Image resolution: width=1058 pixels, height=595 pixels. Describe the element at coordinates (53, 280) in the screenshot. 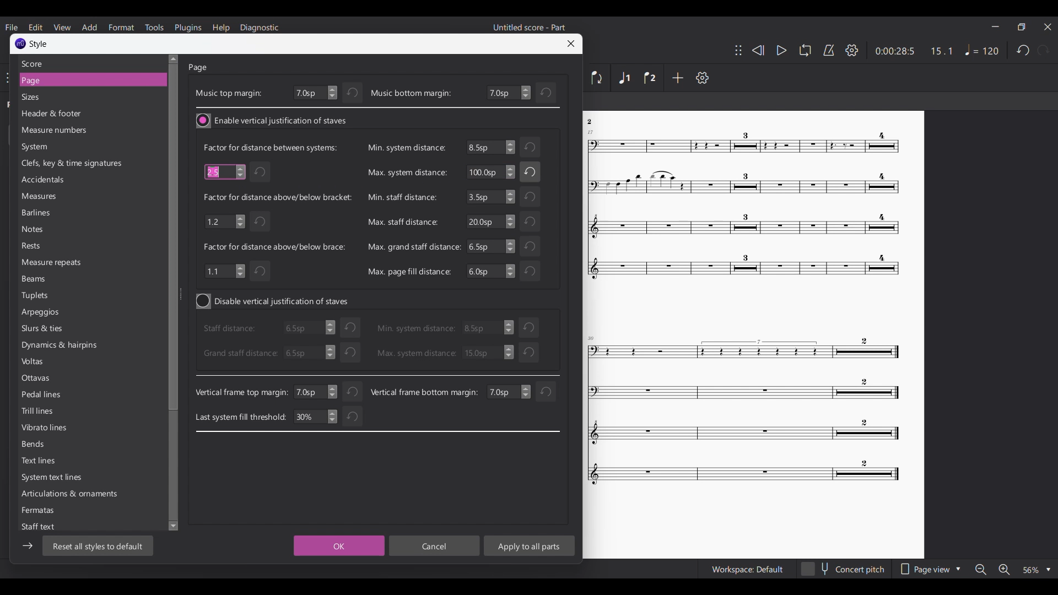

I see `Beams` at that location.